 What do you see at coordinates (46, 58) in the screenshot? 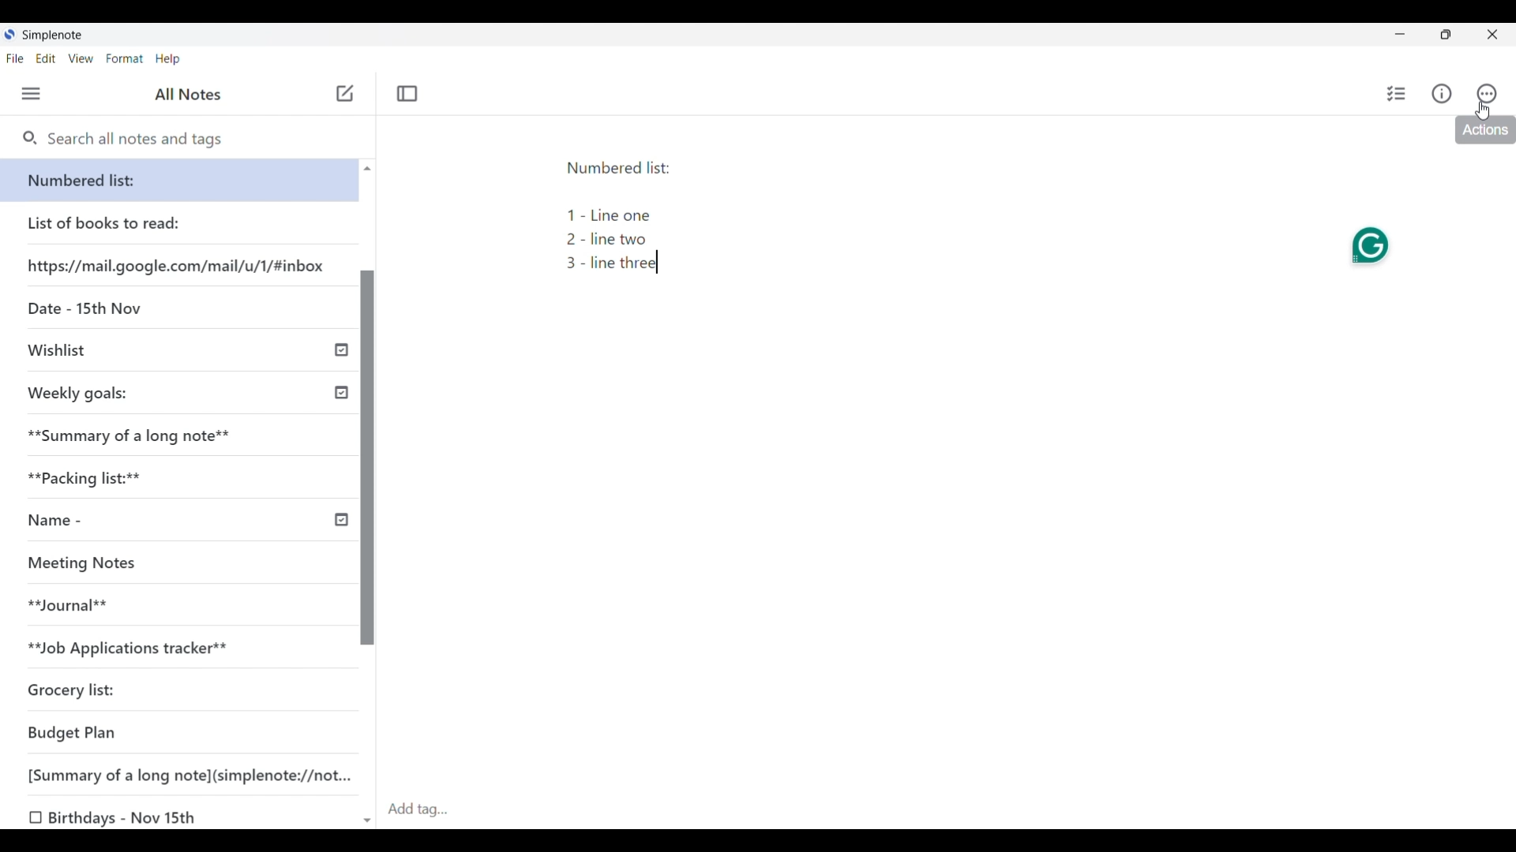
I see `Edit menu` at bounding box center [46, 58].